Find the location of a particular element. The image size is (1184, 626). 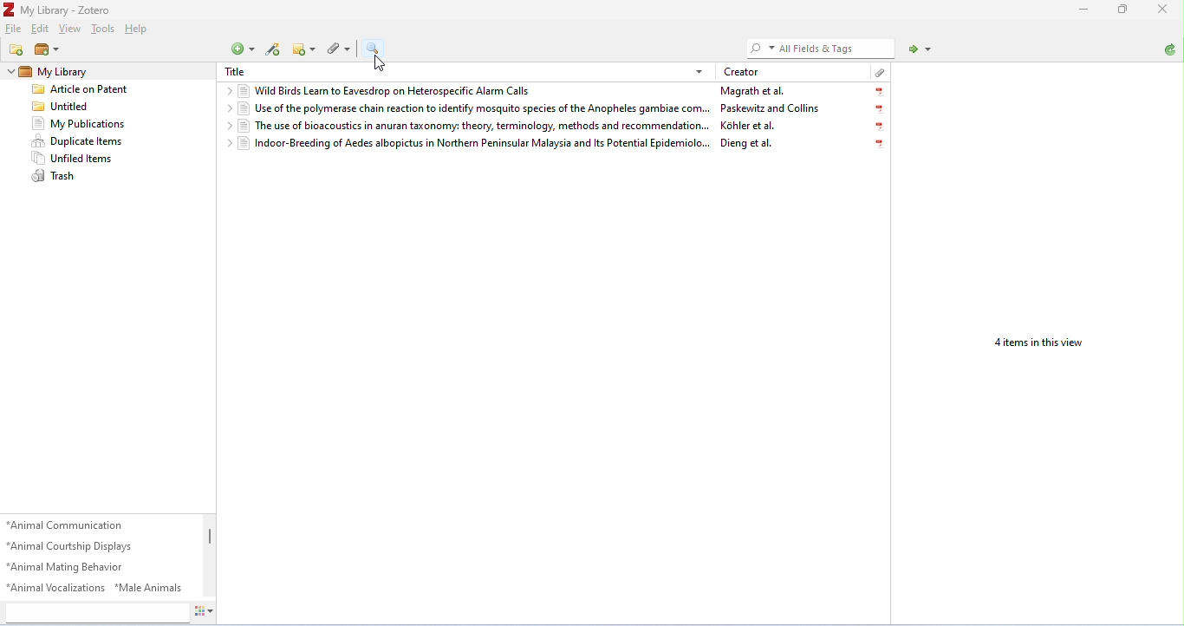

Title is located at coordinates (238, 70).